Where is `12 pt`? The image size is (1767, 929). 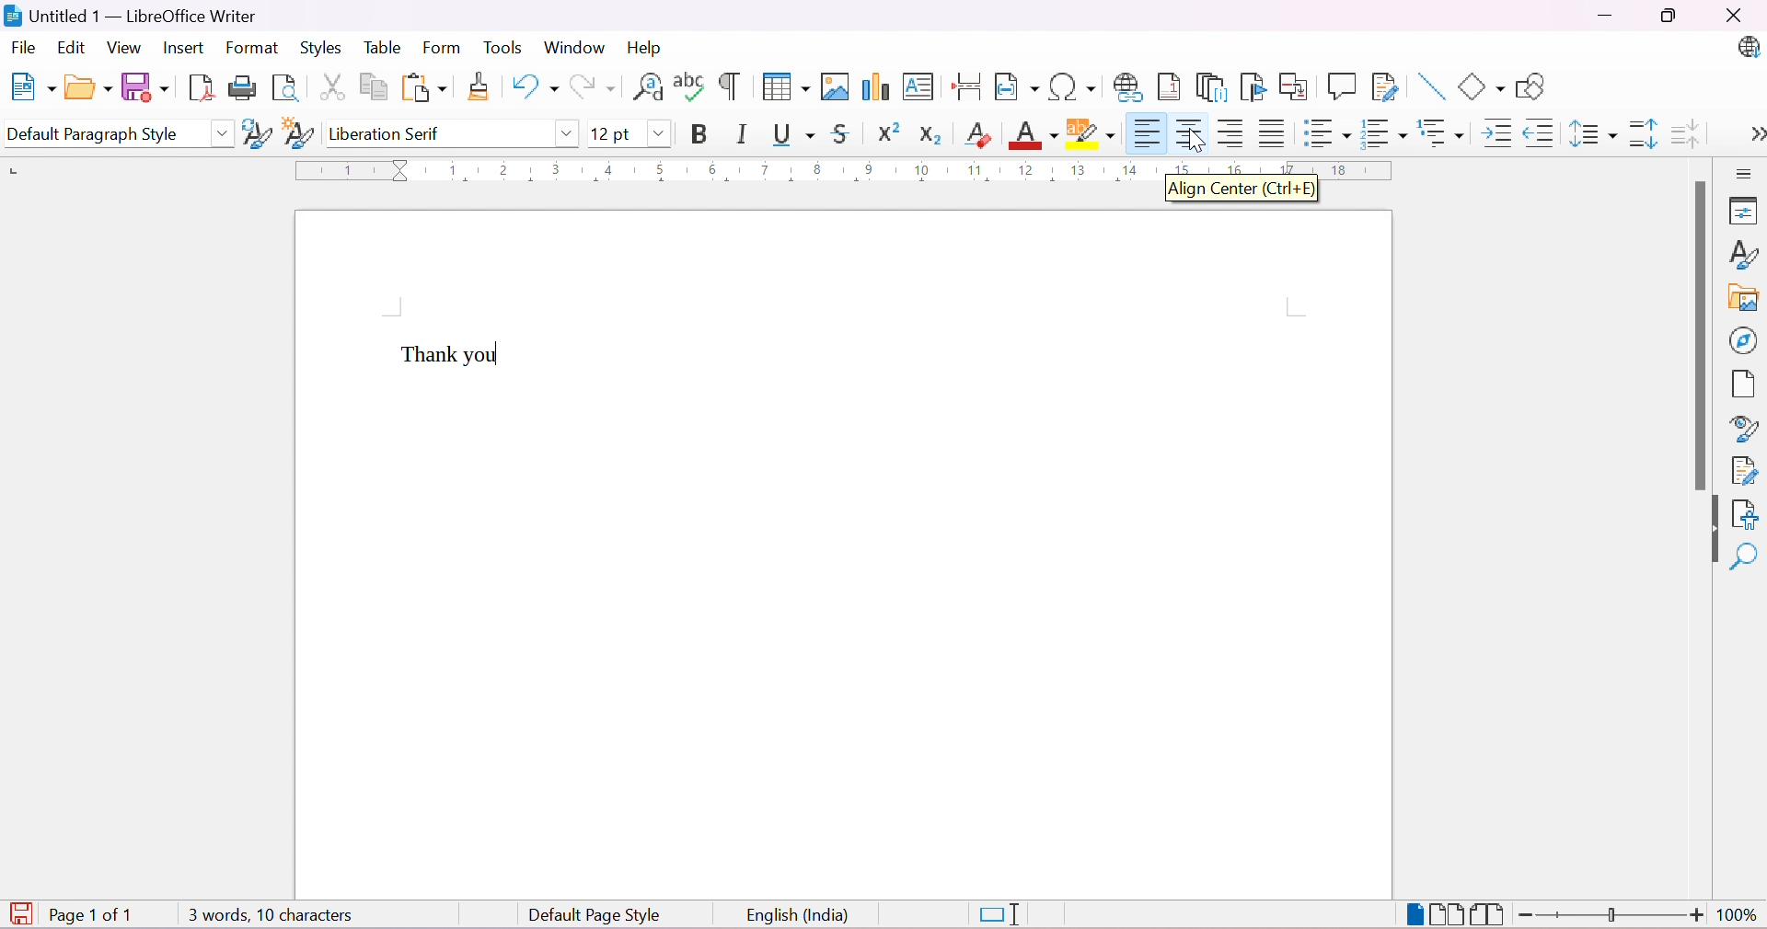
12 pt is located at coordinates (610, 132).